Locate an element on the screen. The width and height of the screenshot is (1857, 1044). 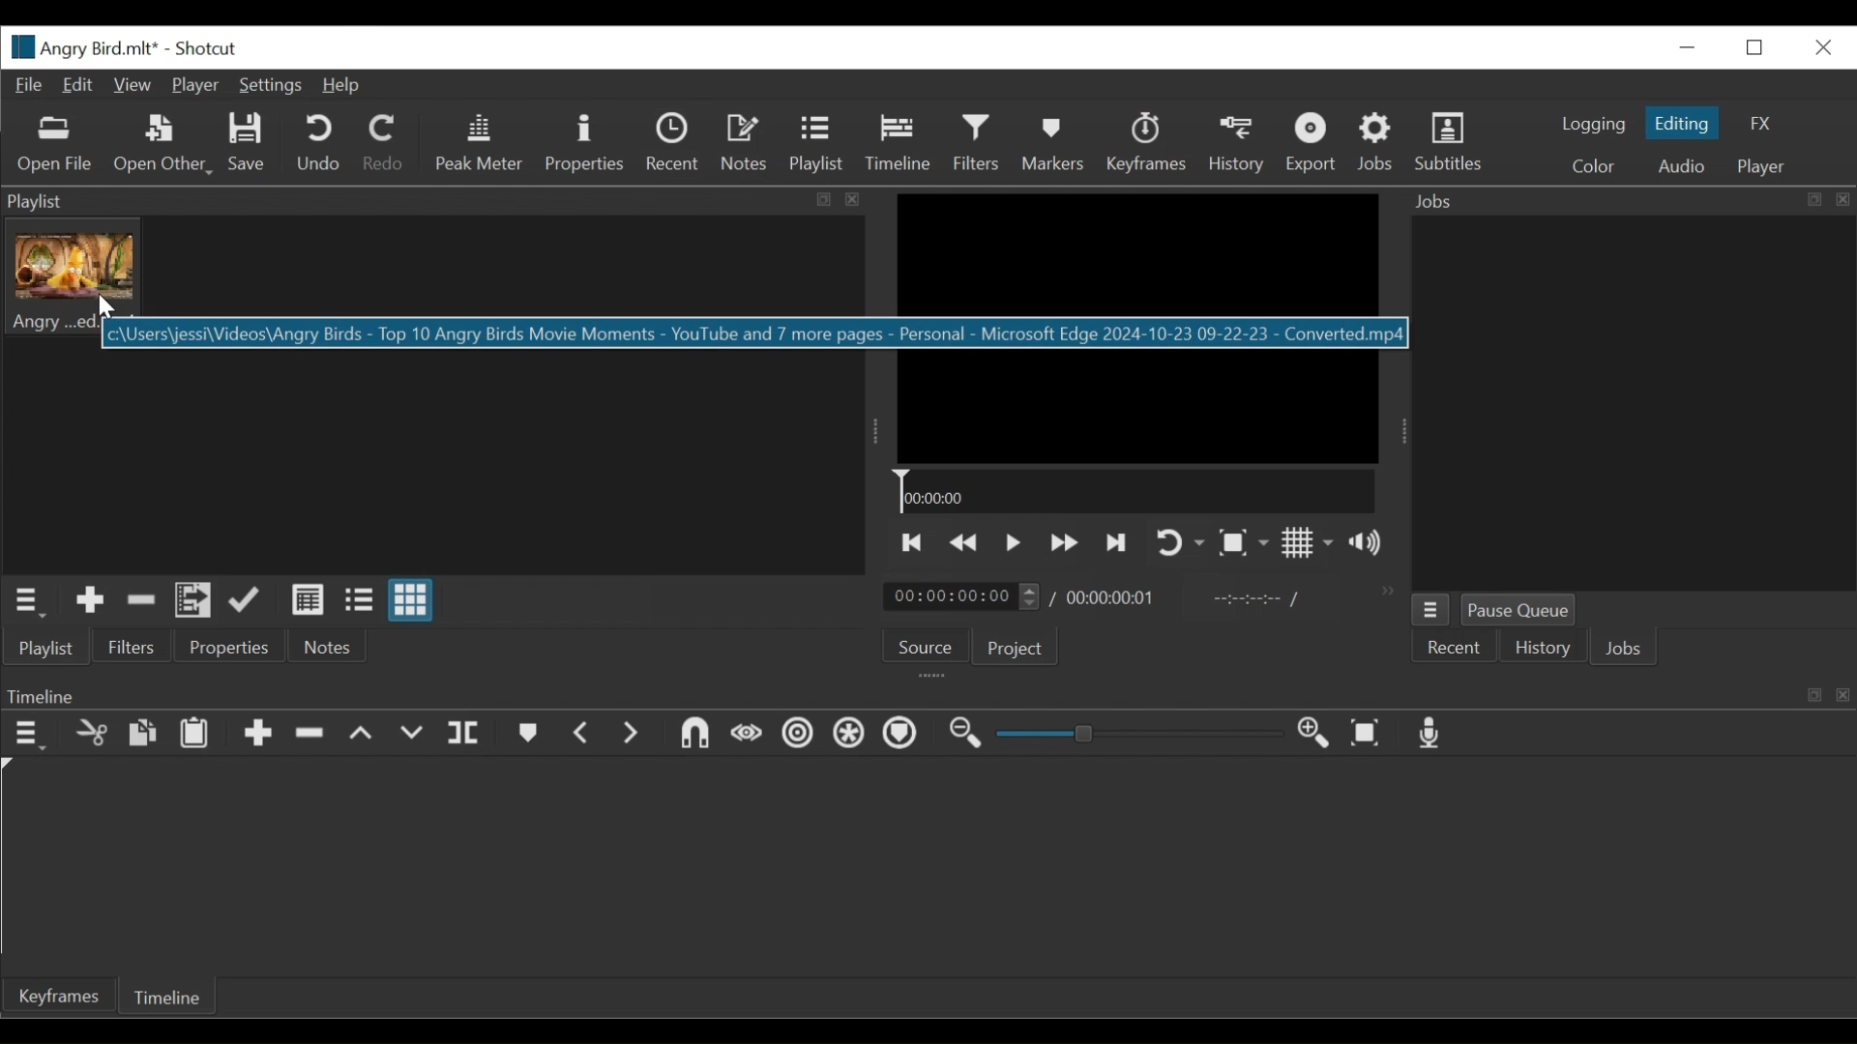
Play backwards quickly is located at coordinates (965, 543).